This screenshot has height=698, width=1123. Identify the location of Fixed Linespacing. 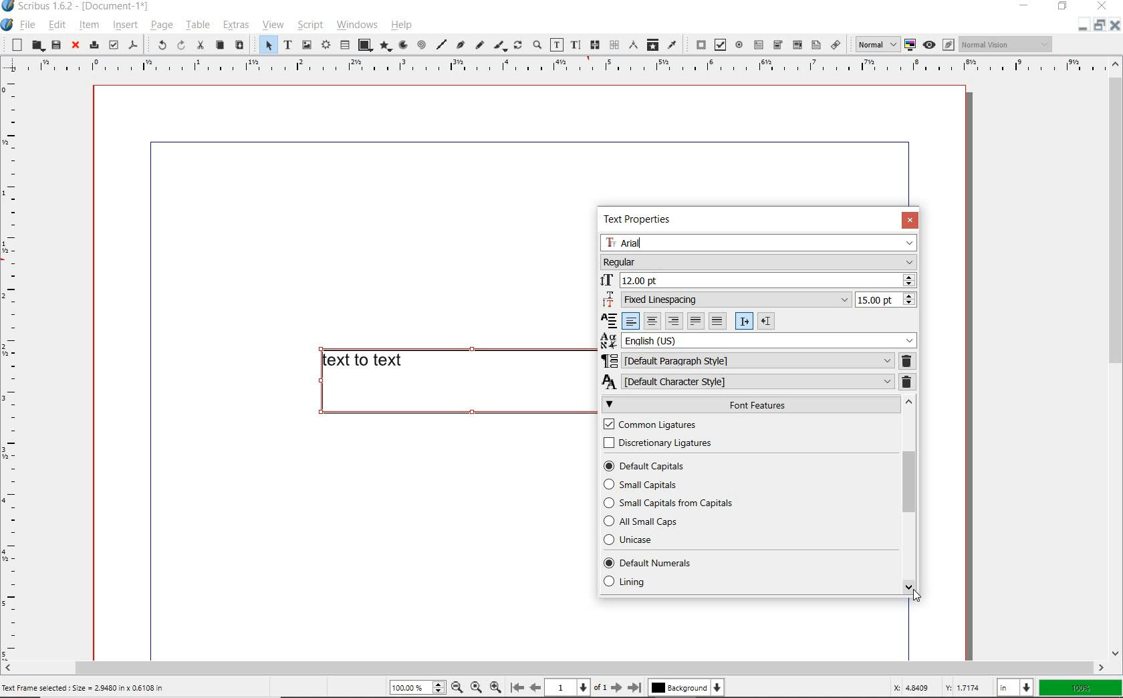
(725, 299).